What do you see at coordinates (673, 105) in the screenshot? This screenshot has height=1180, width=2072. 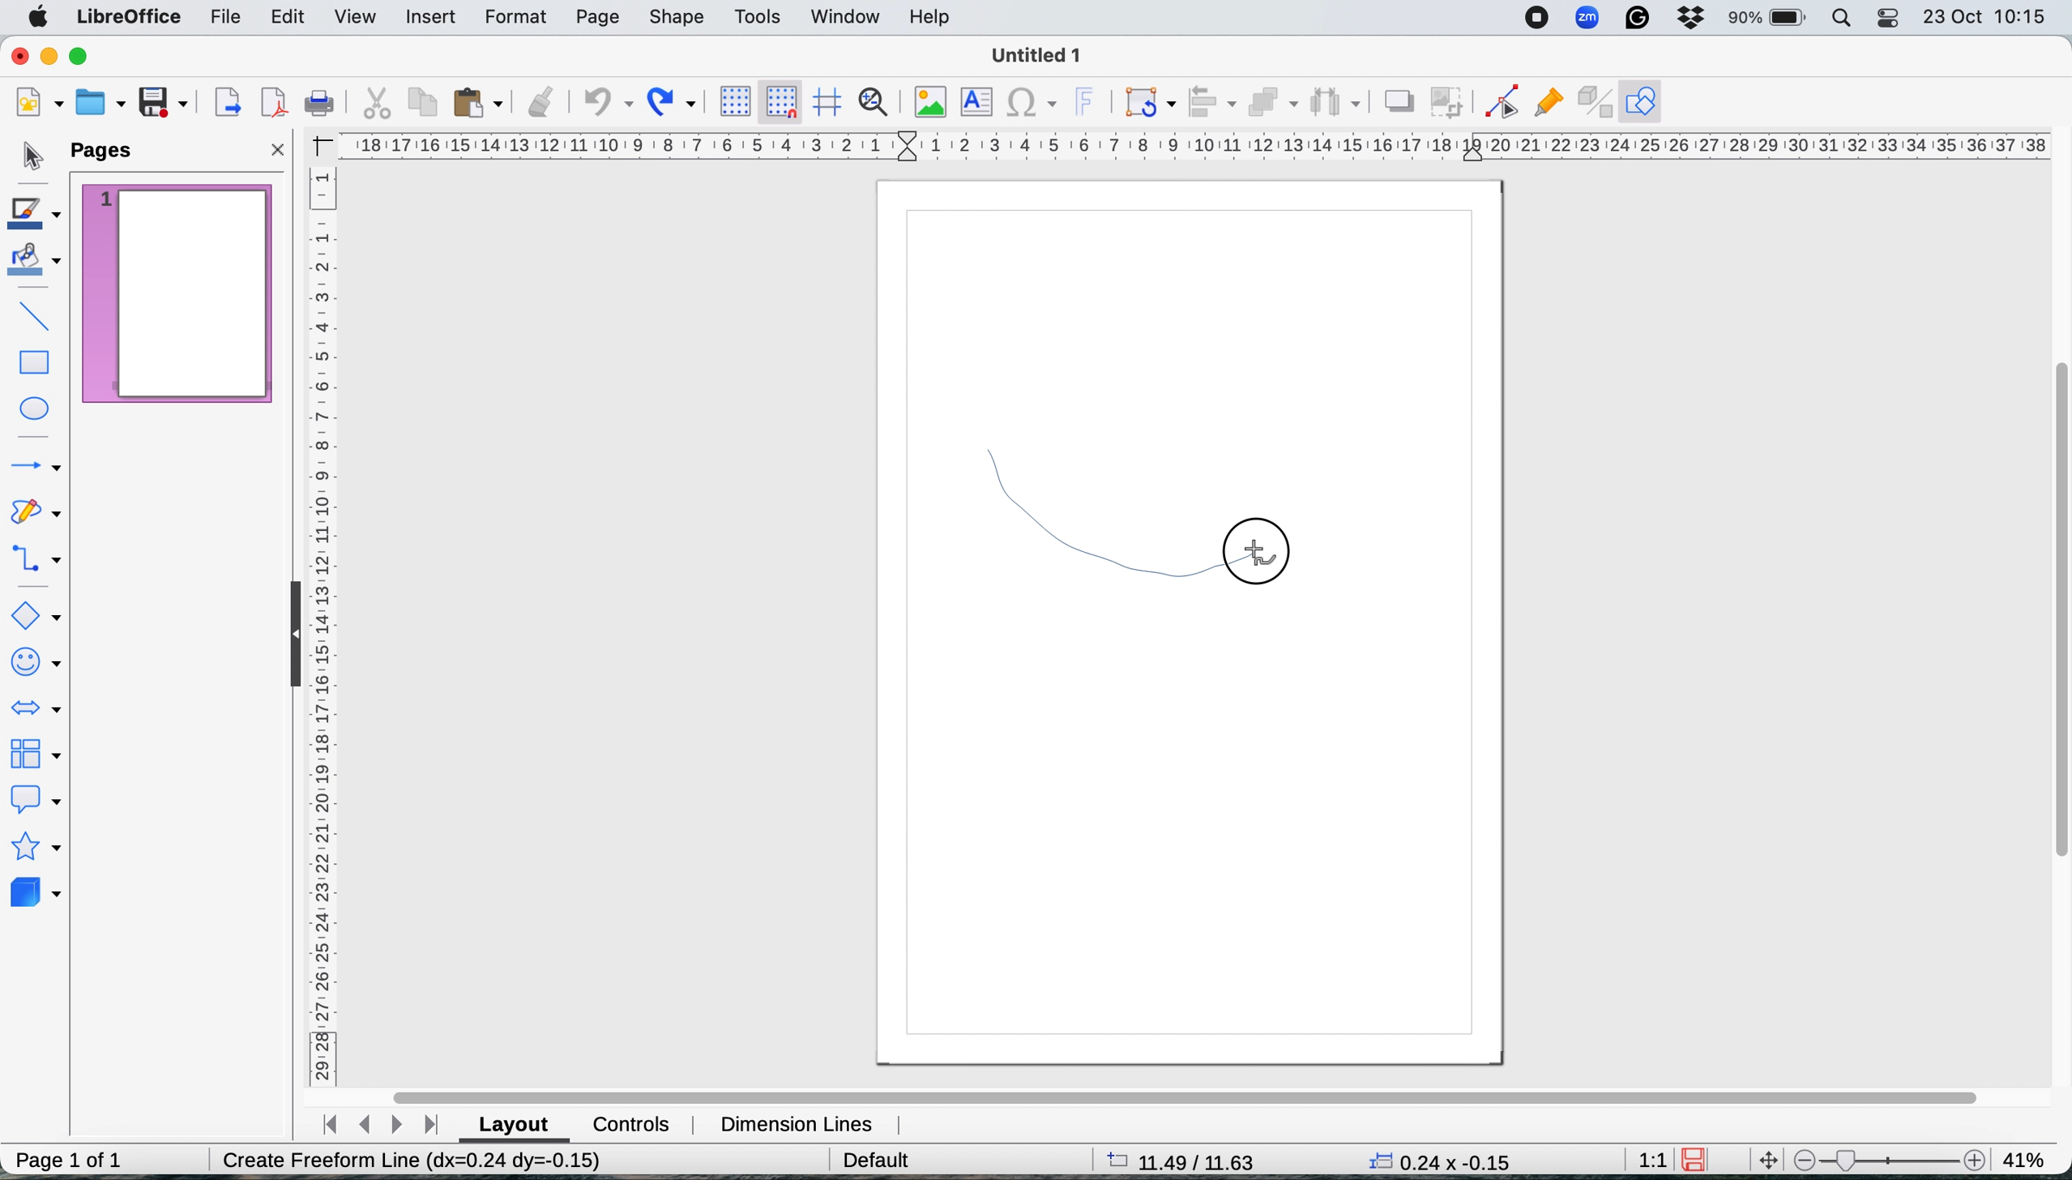 I see `redo` at bounding box center [673, 105].